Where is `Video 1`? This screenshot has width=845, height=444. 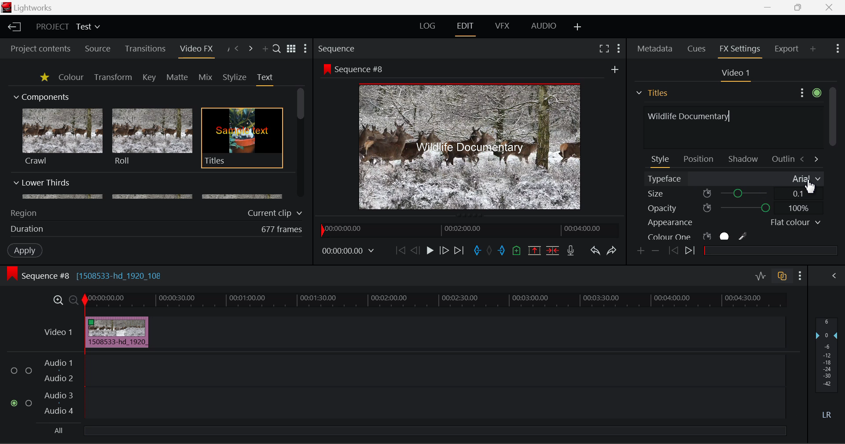
Video 1 is located at coordinates (734, 73).